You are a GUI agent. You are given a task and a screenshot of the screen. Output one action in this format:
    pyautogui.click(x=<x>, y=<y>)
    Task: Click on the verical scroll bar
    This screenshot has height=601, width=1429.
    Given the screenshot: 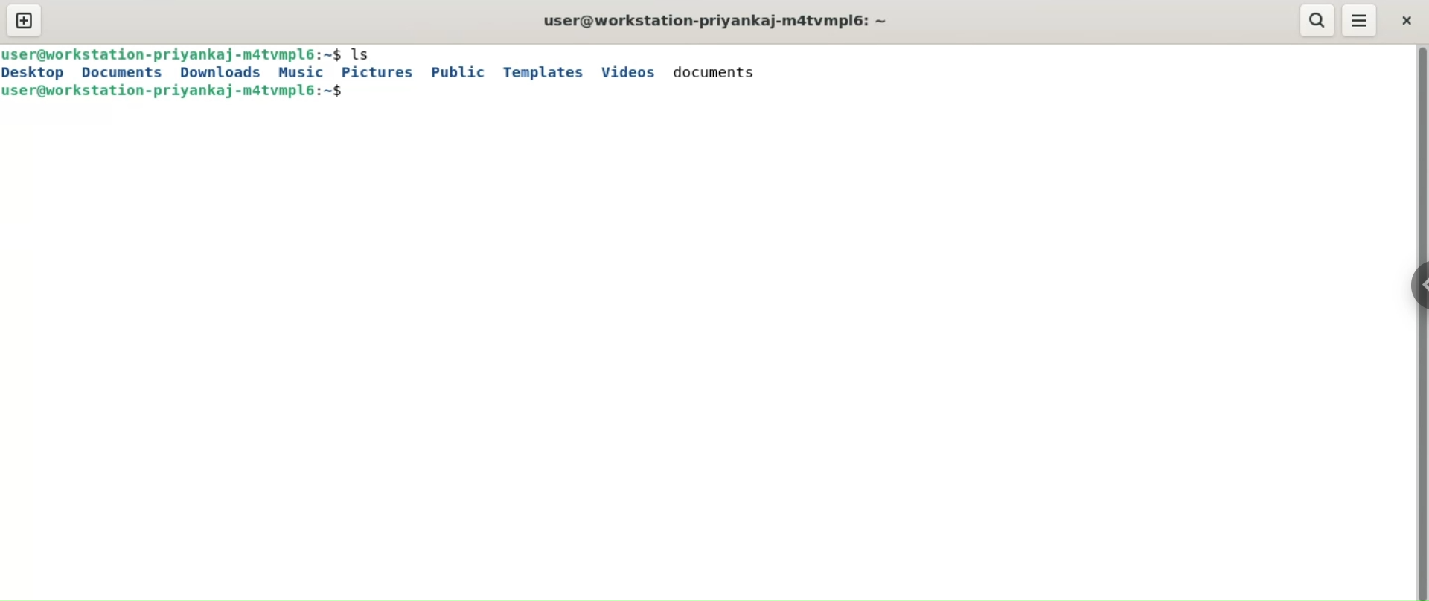 What is the action you would take?
    pyautogui.click(x=1420, y=322)
    